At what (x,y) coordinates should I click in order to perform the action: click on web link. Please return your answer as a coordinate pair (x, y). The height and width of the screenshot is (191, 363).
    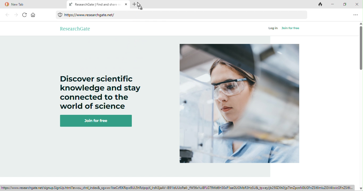
    Looking at the image, I should click on (183, 15).